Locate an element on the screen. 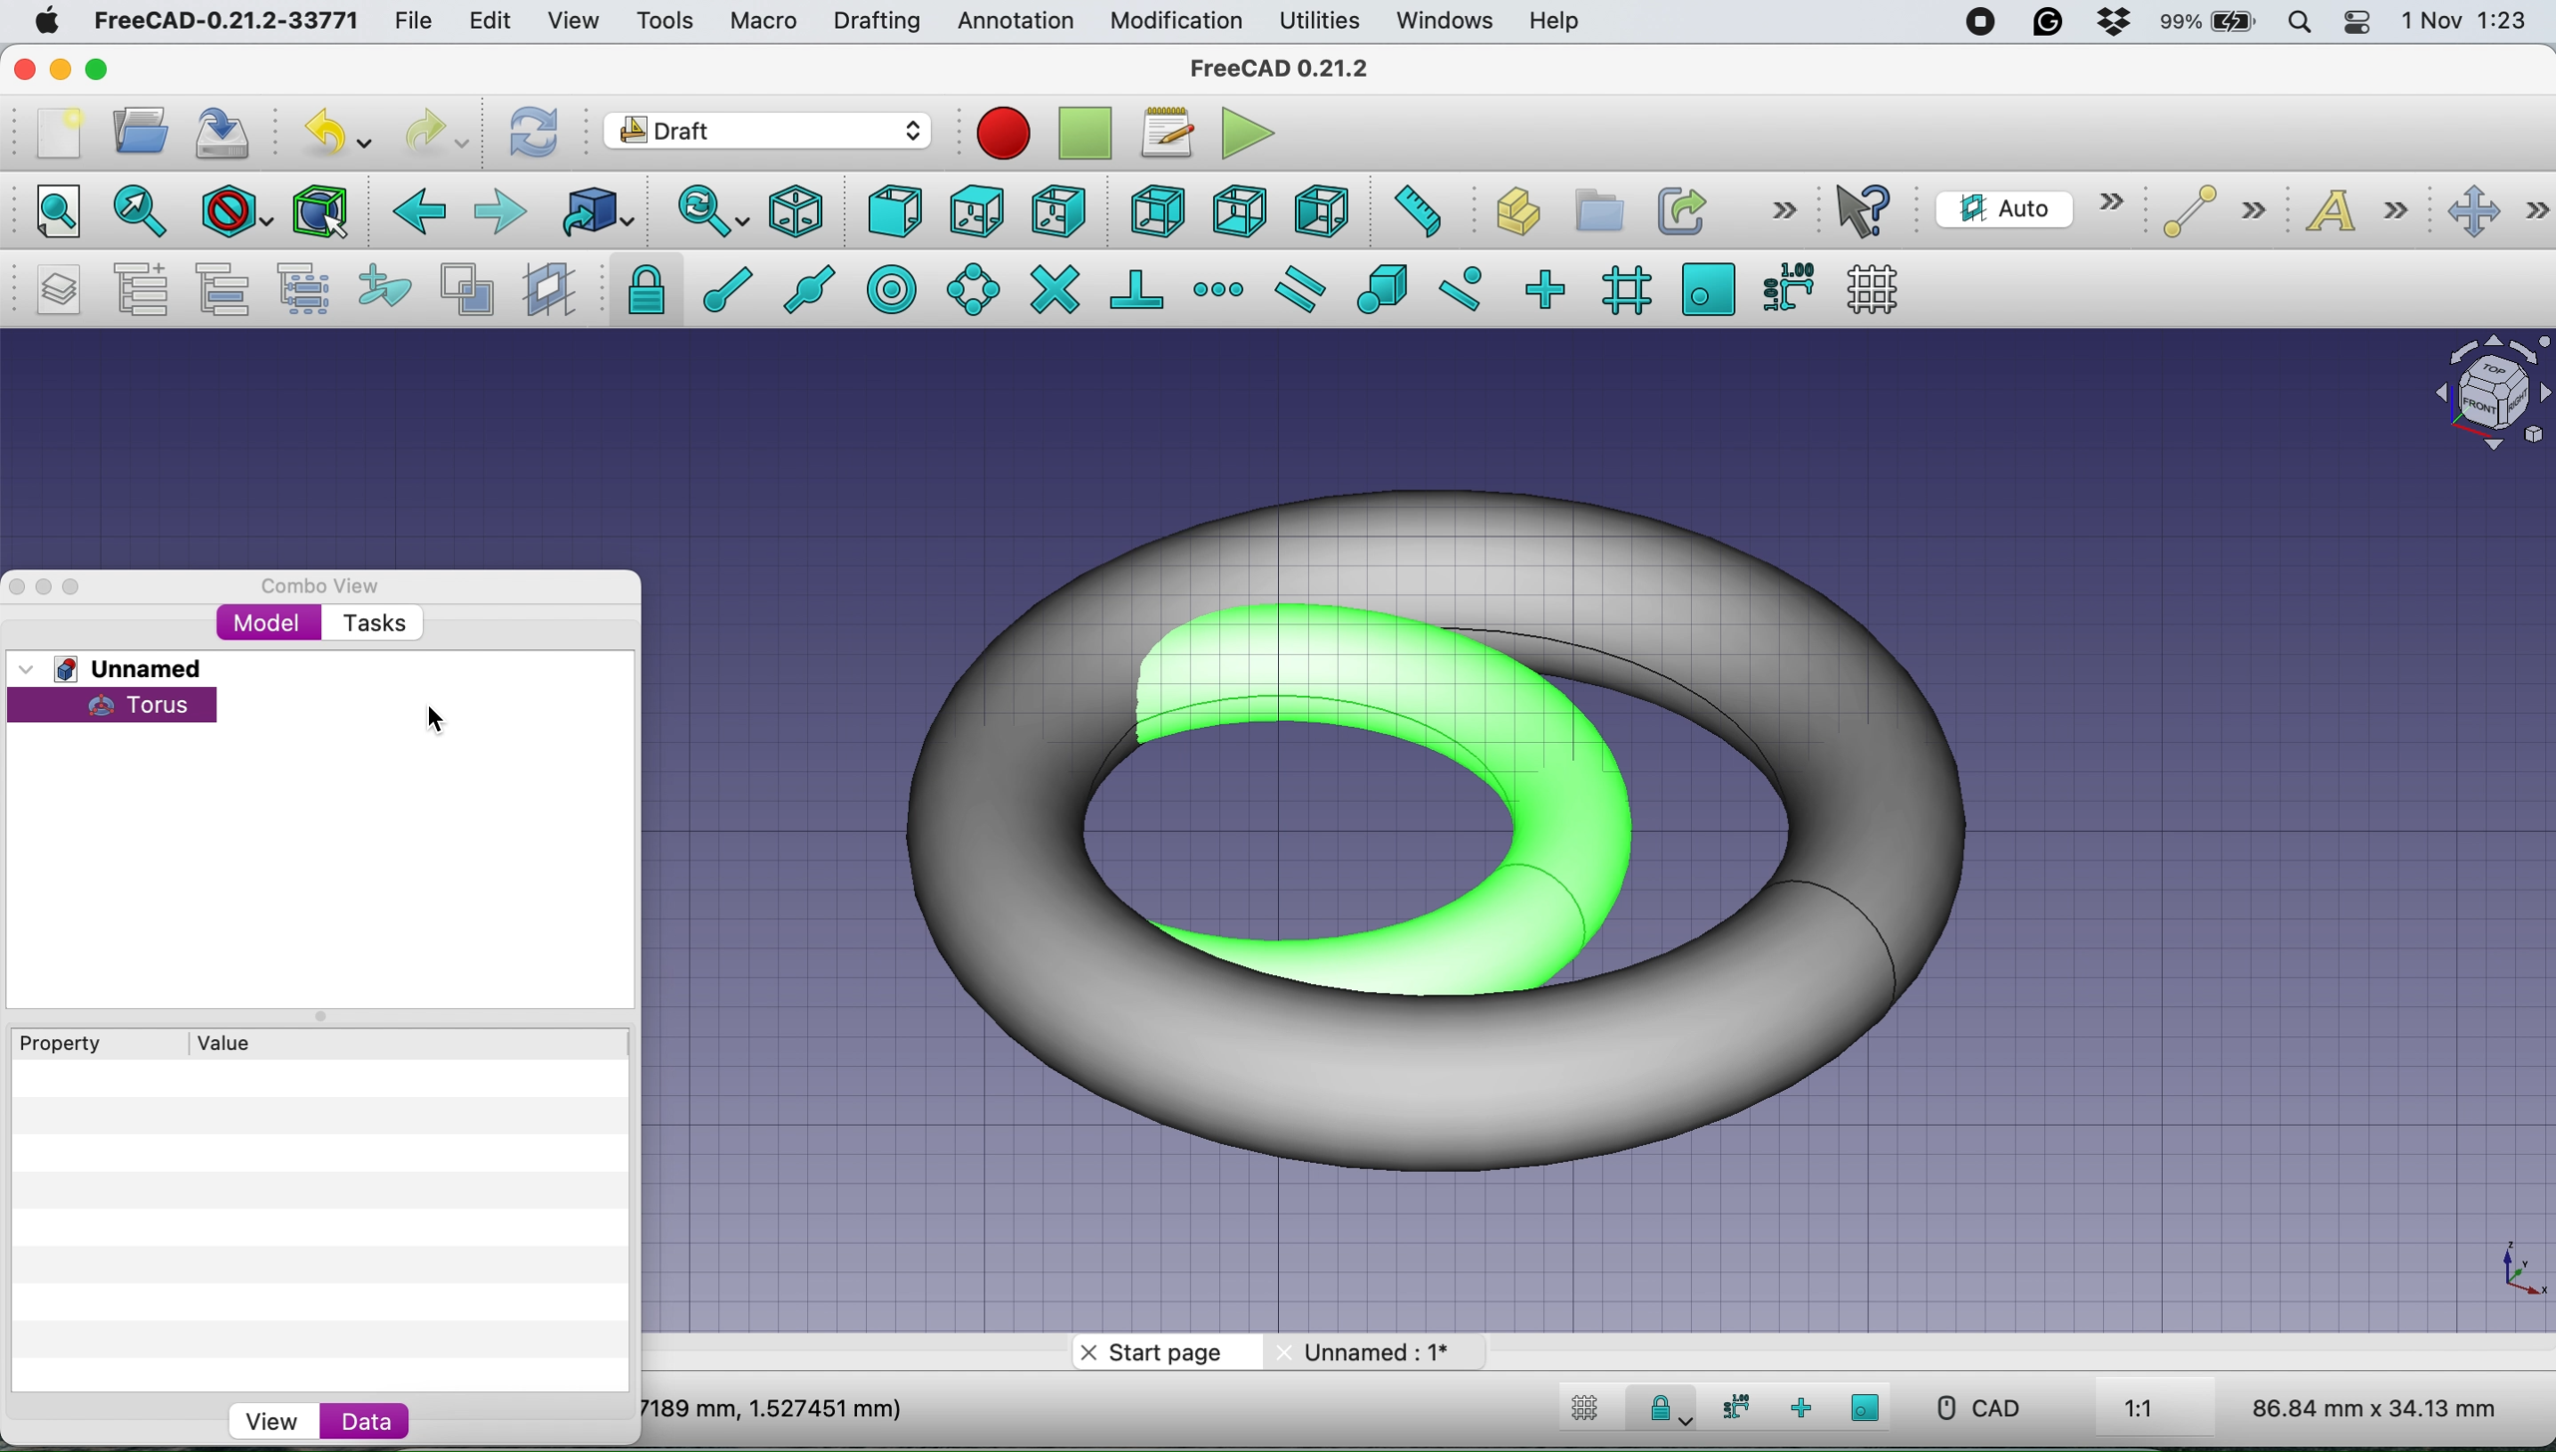  system logo is located at coordinates (42, 24).